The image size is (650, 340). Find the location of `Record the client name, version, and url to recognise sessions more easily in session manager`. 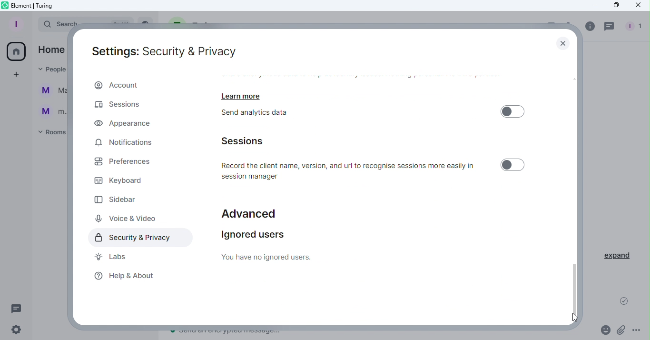

Record the client name, version, and url to recognise sessions more easily in session manager is located at coordinates (351, 170).